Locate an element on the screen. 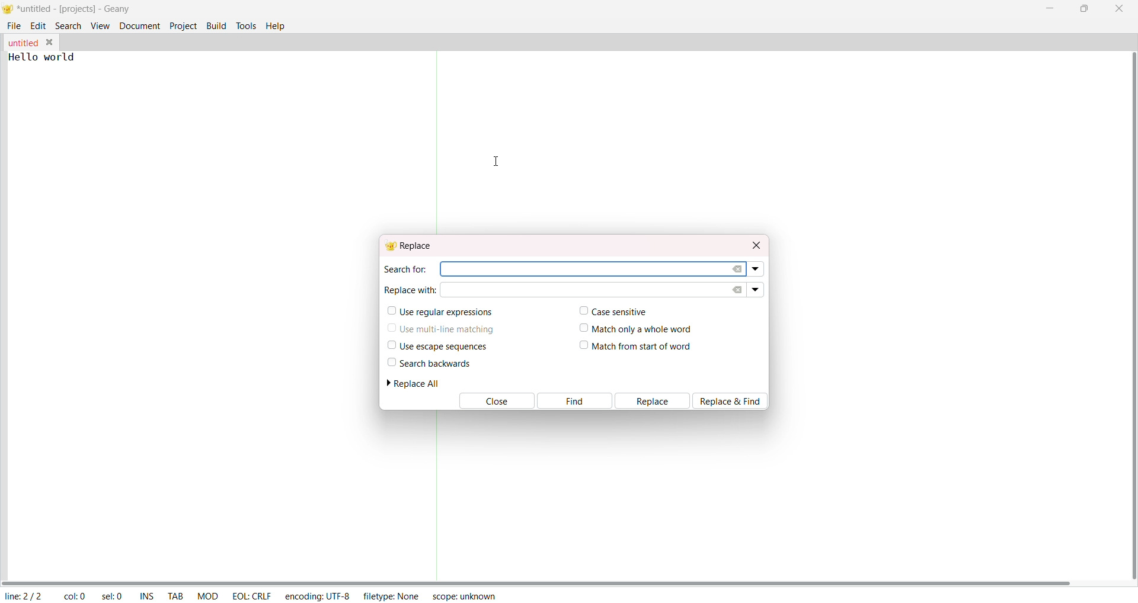  vertical scroll bar is located at coordinates (1130, 316).